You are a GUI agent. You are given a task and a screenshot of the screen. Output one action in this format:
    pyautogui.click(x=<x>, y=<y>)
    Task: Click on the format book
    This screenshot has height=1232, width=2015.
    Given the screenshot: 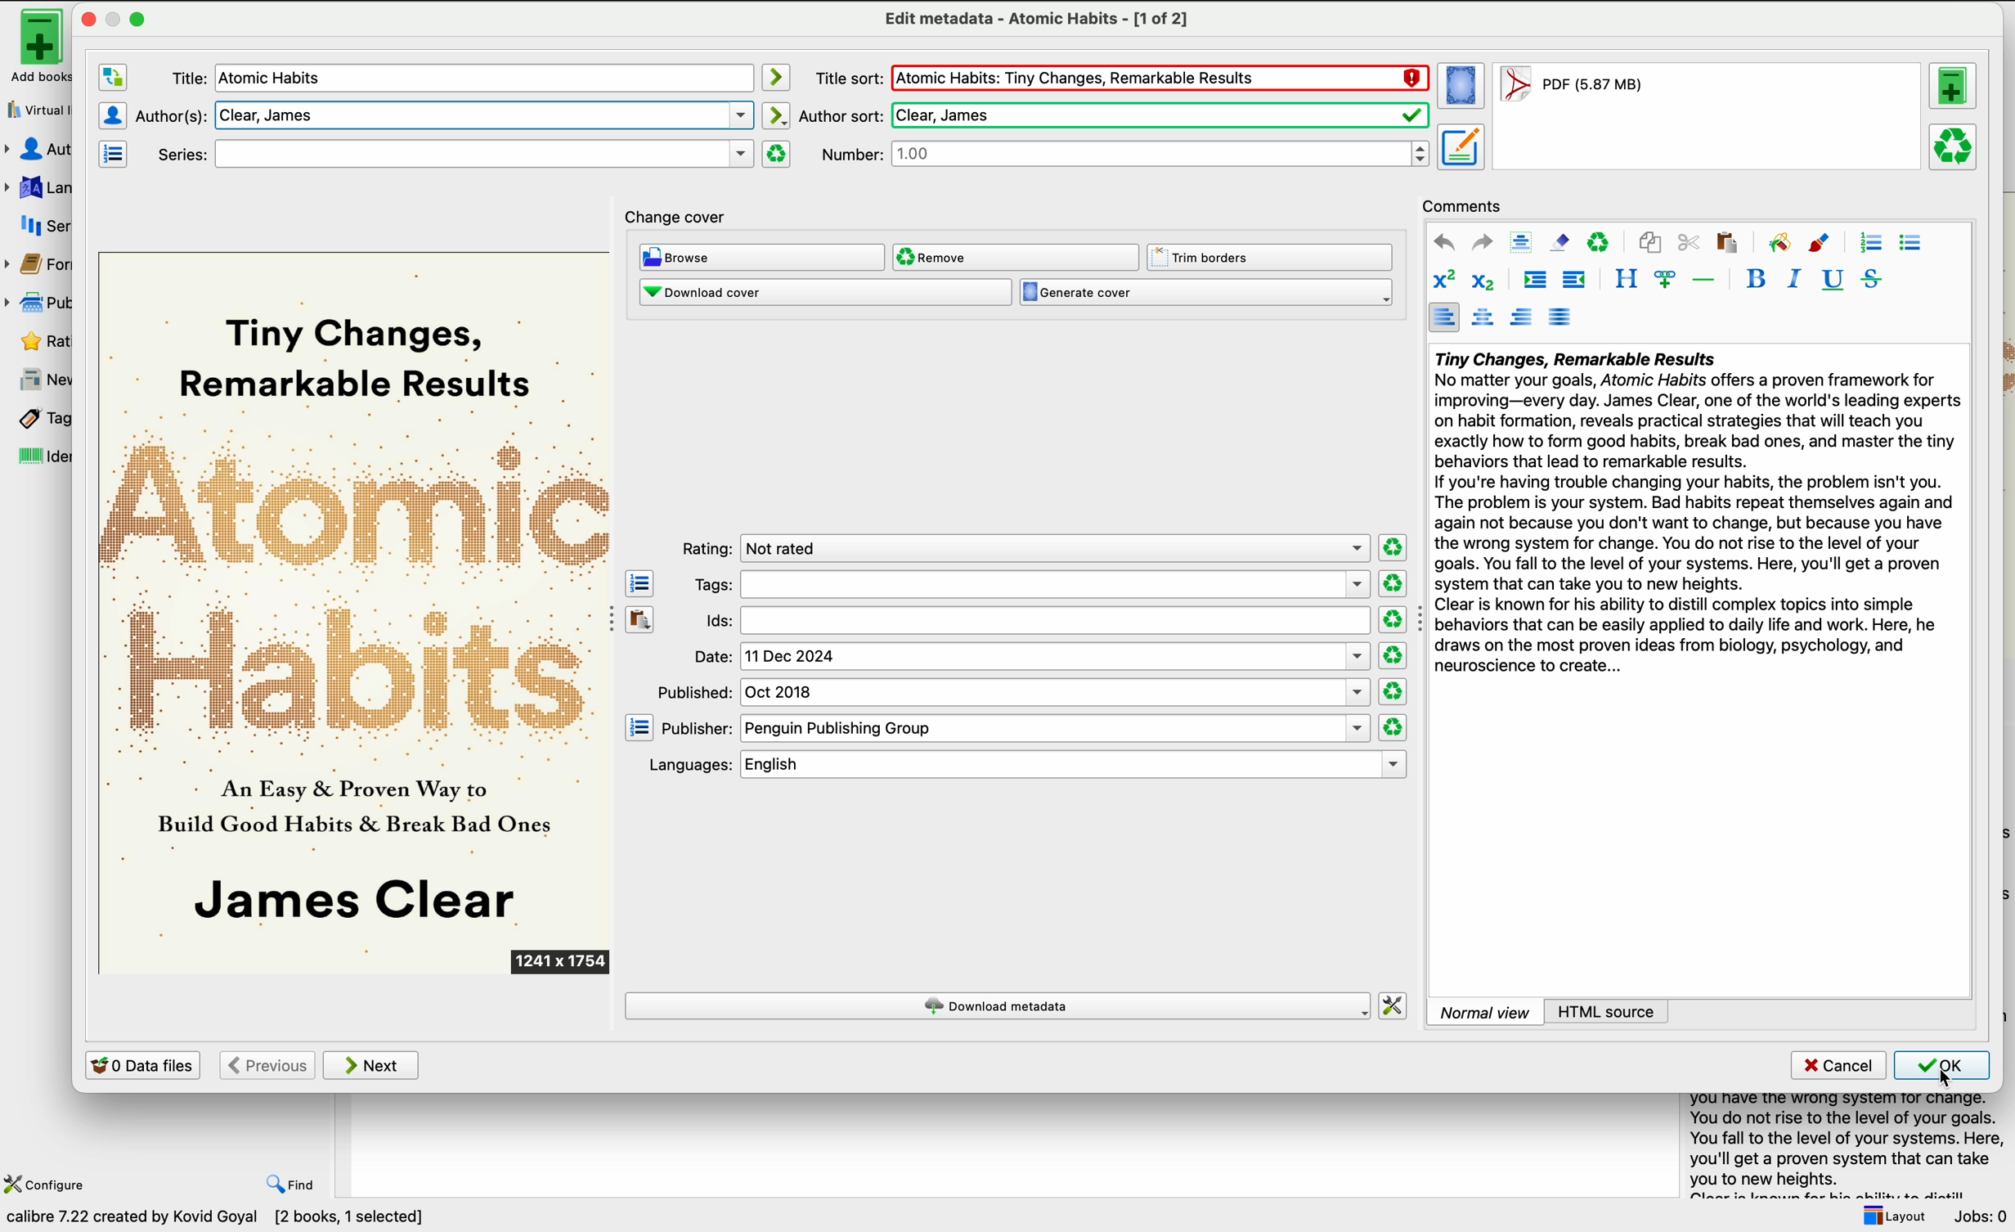 What is the action you would take?
    pyautogui.click(x=1570, y=88)
    